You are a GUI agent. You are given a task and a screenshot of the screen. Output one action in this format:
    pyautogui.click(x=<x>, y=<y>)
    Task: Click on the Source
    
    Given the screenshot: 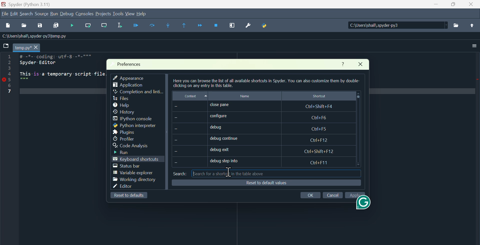 What is the action you would take?
    pyautogui.click(x=42, y=15)
    